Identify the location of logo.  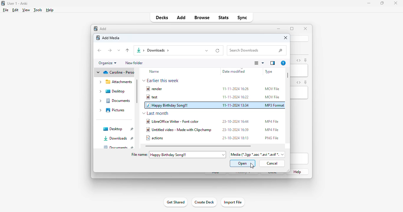
(3, 3).